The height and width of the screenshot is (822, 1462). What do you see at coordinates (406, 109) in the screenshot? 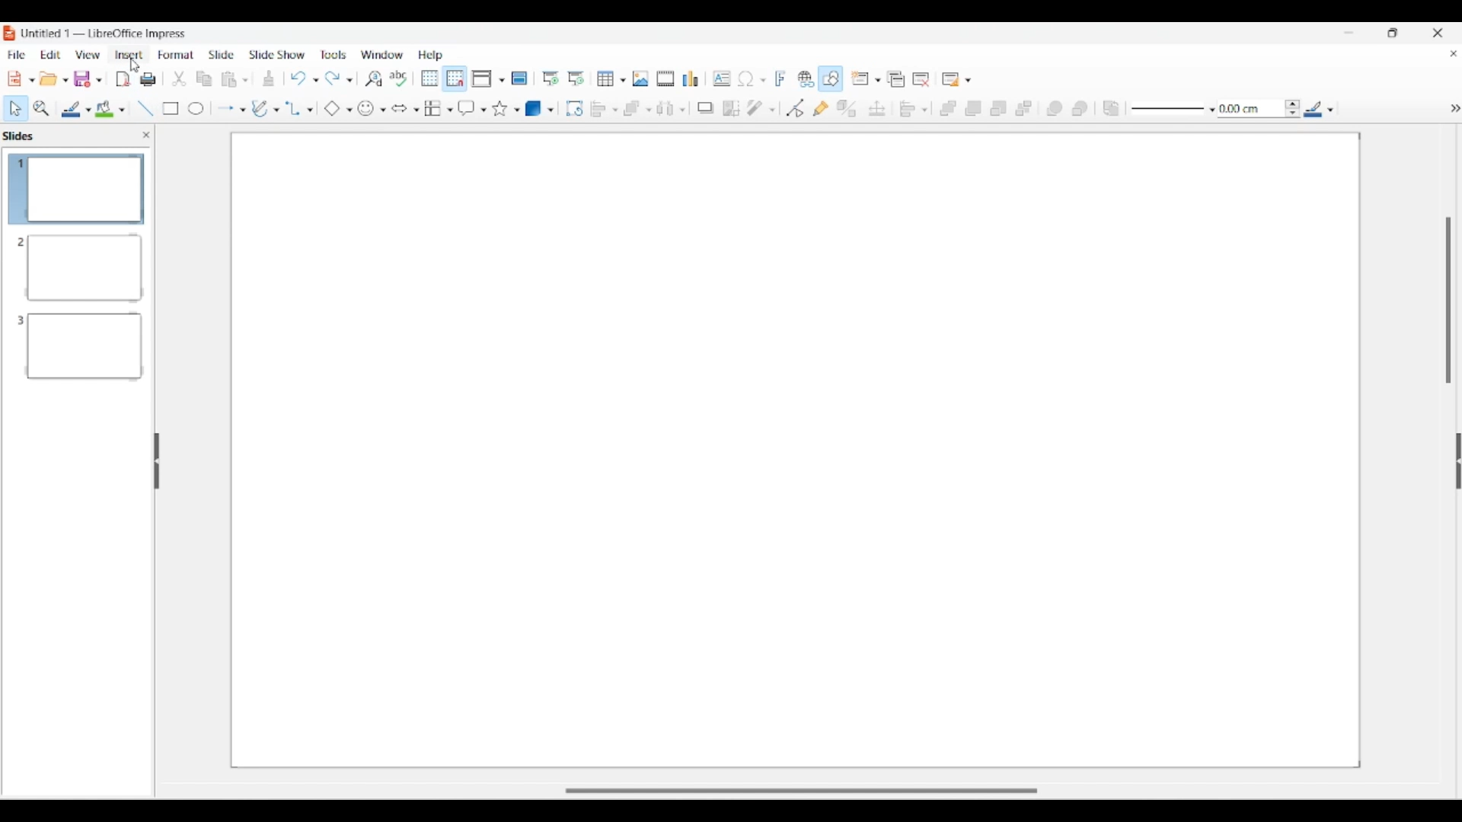
I see `Block arrow options` at bounding box center [406, 109].